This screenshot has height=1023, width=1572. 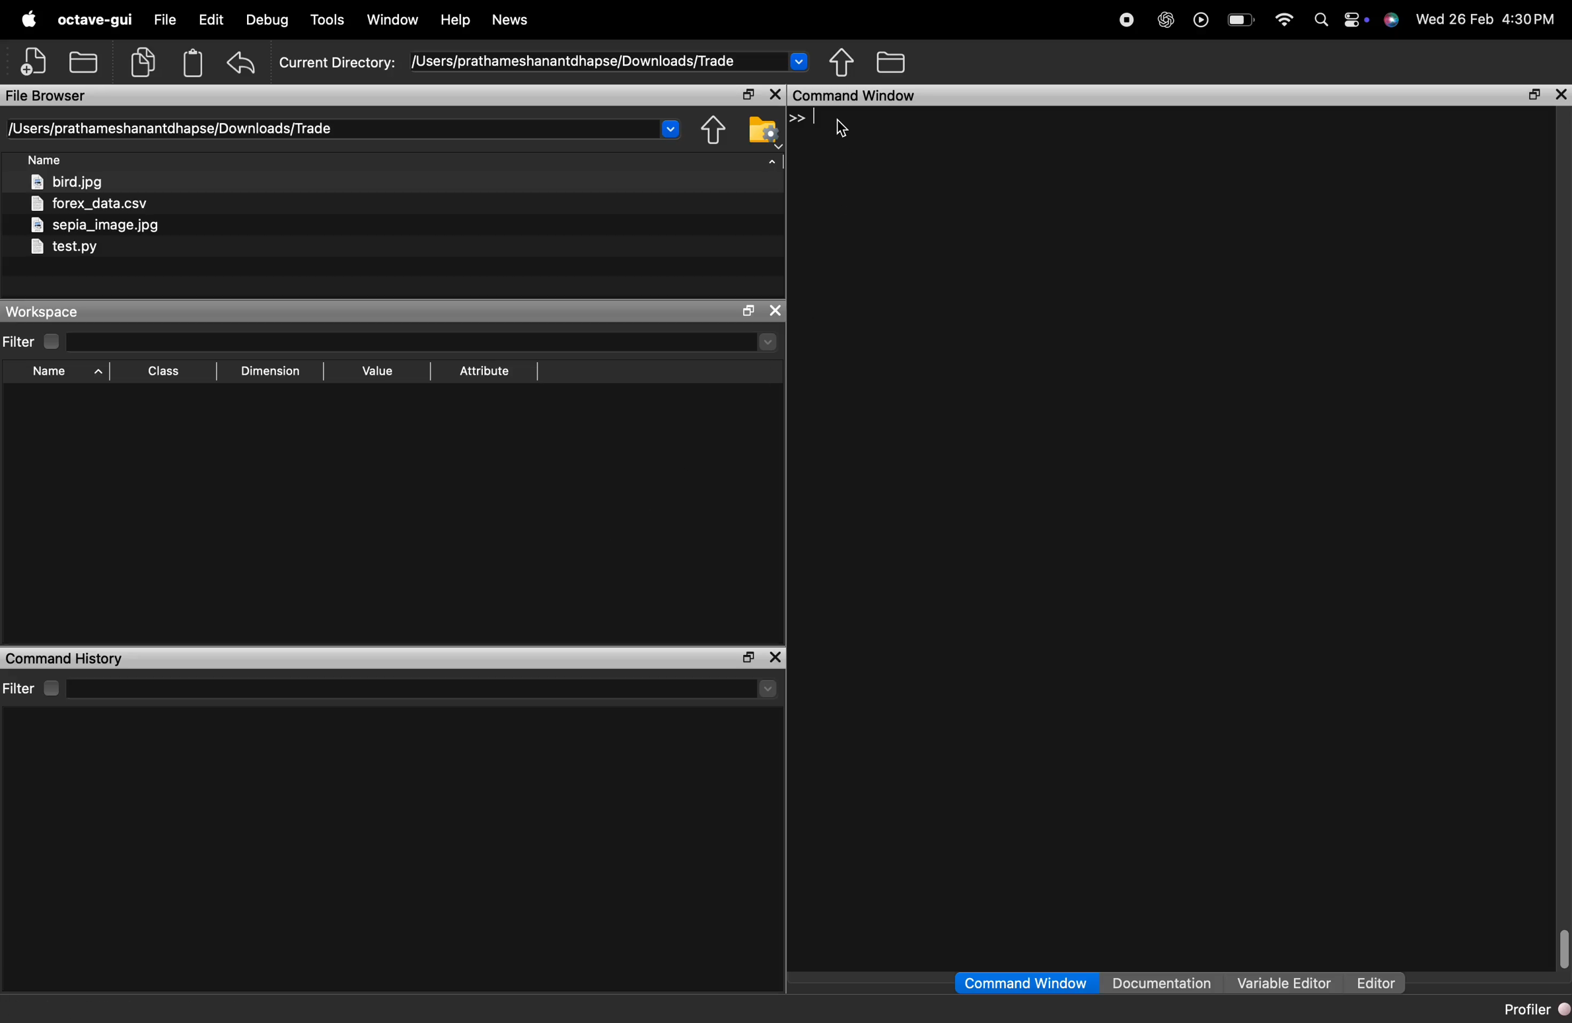 I want to click on wifi, so click(x=1285, y=23).